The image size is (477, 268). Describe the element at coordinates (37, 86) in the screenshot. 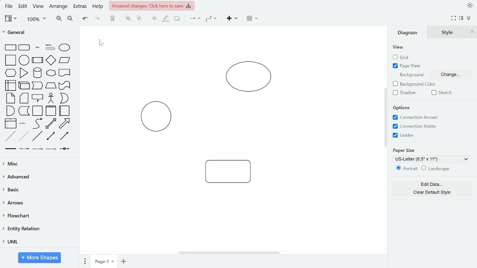

I see `step` at that location.